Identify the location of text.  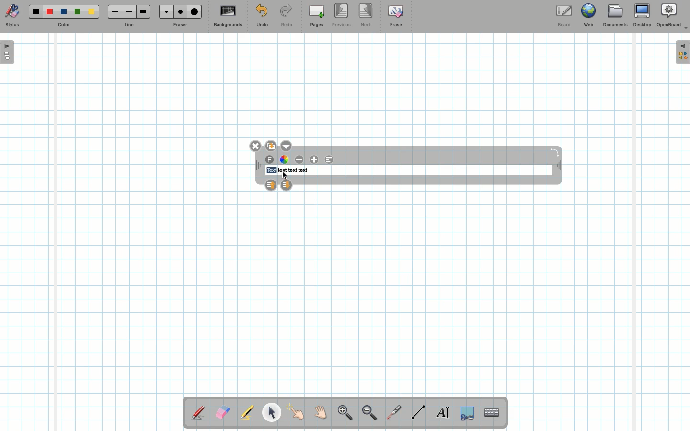
(282, 170).